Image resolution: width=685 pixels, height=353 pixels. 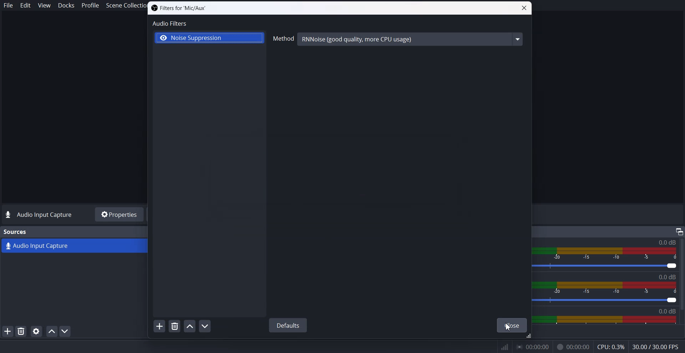 What do you see at coordinates (524, 8) in the screenshot?
I see `Close` at bounding box center [524, 8].